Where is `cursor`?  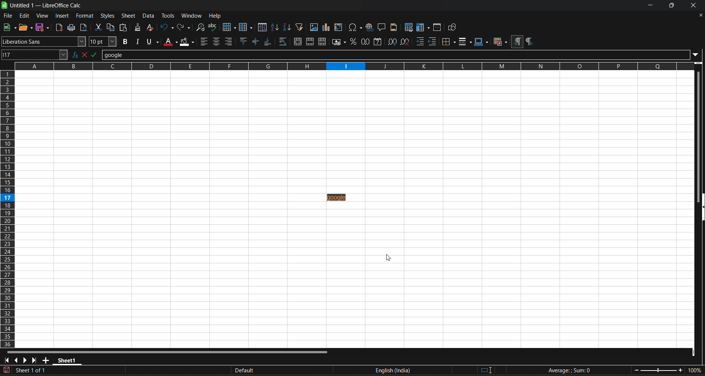 cursor is located at coordinates (390, 259).